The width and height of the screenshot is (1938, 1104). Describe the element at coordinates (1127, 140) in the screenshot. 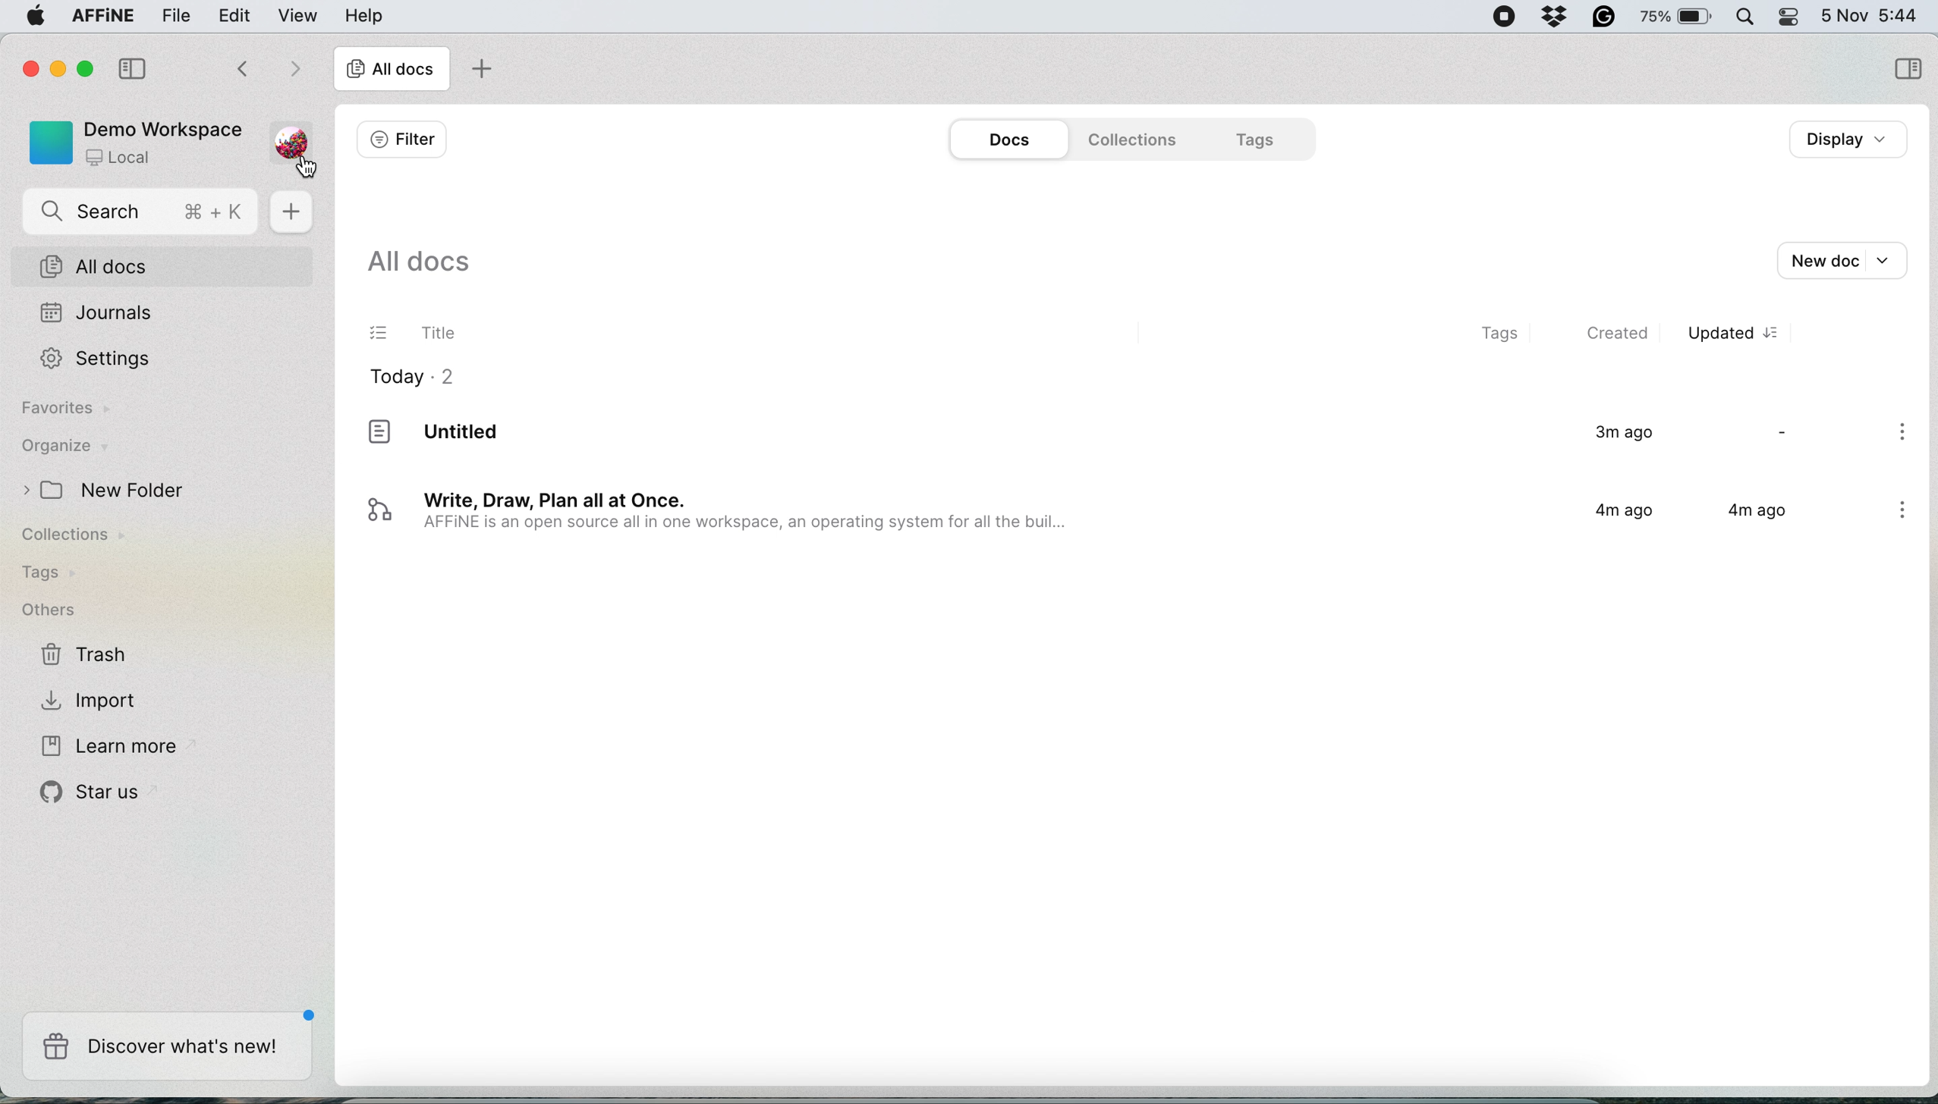

I see `collections` at that location.